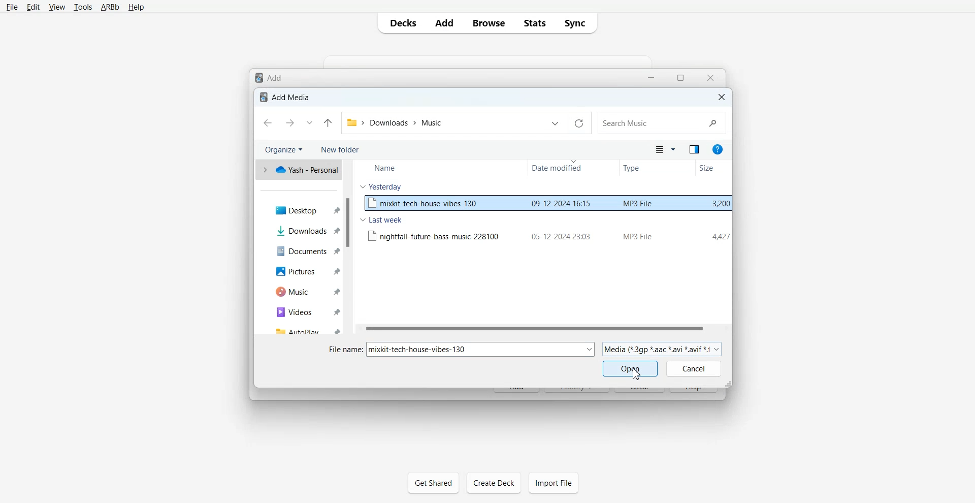 The image size is (975, 503). Describe the element at coordinates (307, 230) in the screenshot. I see `Downloads` at that location.